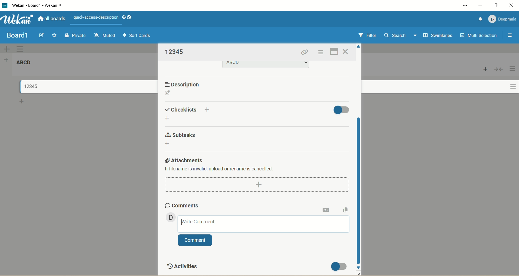 Image resolution: width=519 pixels, height=276 pixels. I want to click on dd, so click(258, 185).